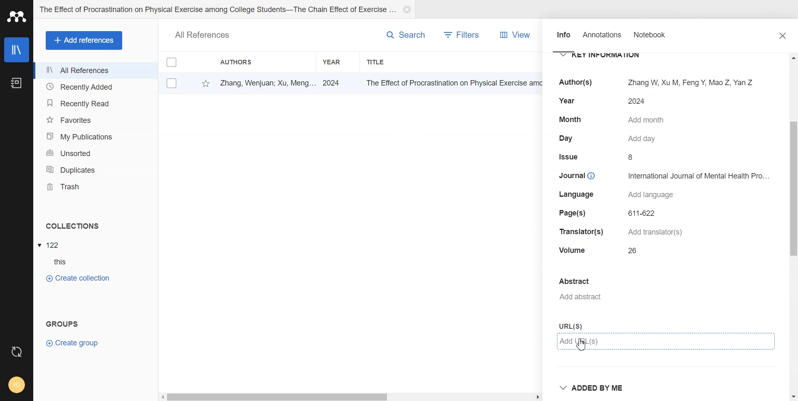  I want to click on Volume 26, so click(601, 251).